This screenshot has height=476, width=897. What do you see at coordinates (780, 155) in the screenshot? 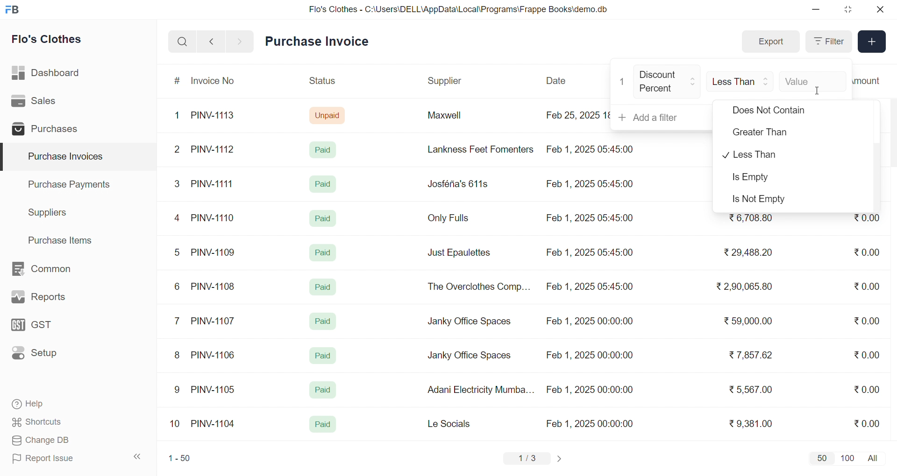
I see `Less Than` at bounding box center [780, 155].